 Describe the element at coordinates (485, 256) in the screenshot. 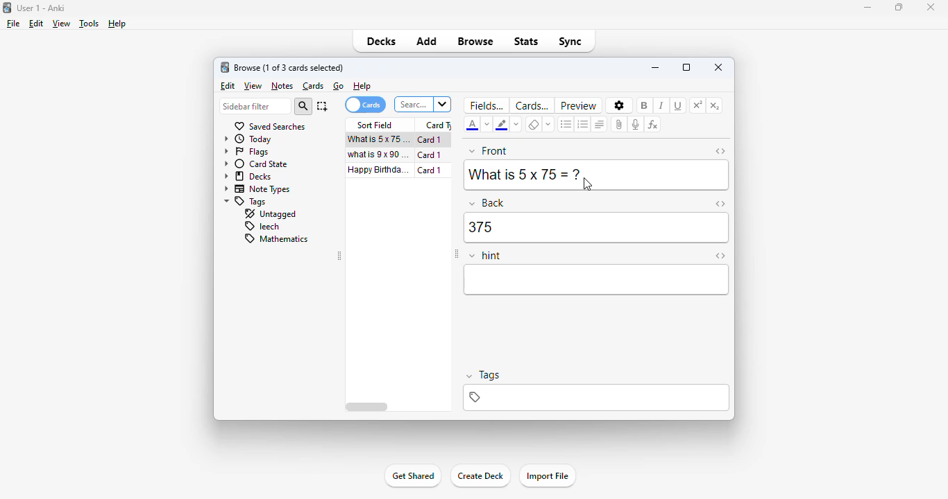

I see `hint` at that location.